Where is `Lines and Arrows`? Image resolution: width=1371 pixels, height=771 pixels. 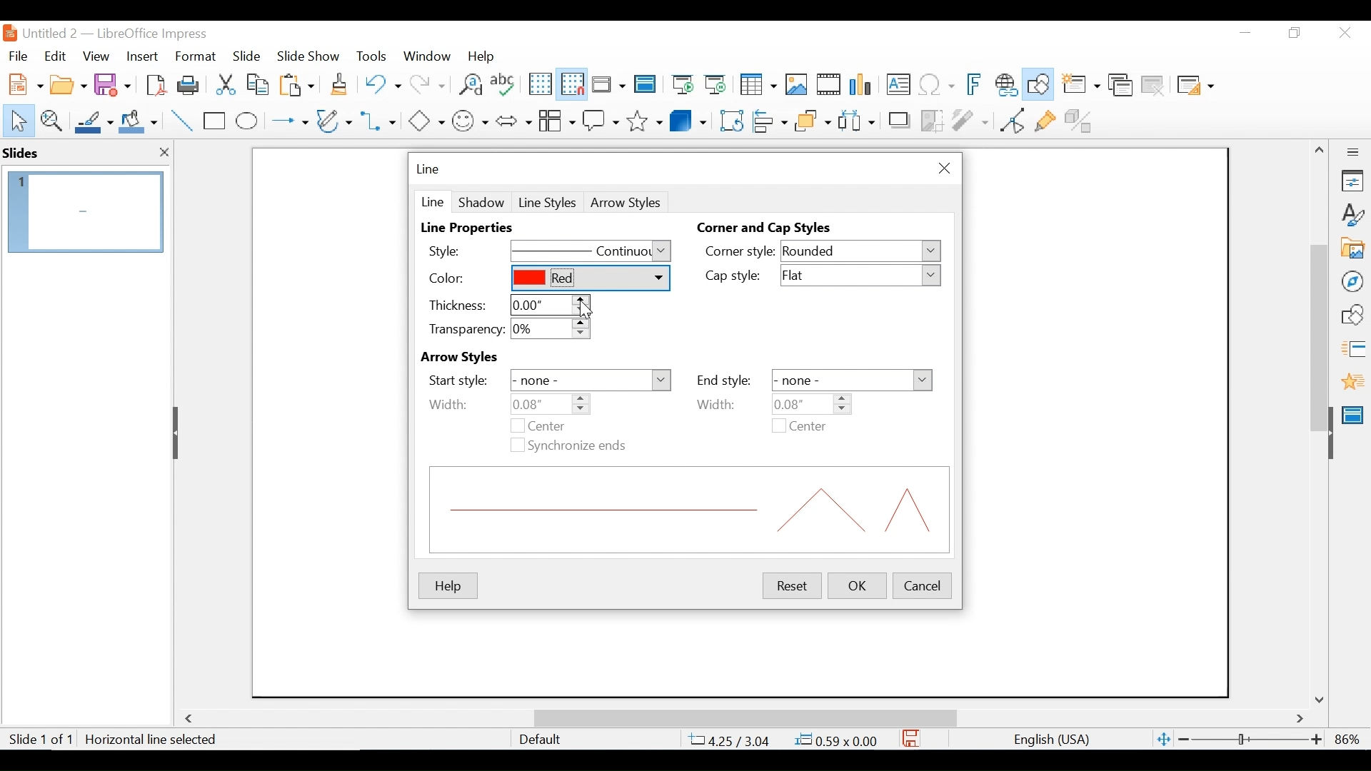 Lines and Arrows is located at coordinates (286, 121).